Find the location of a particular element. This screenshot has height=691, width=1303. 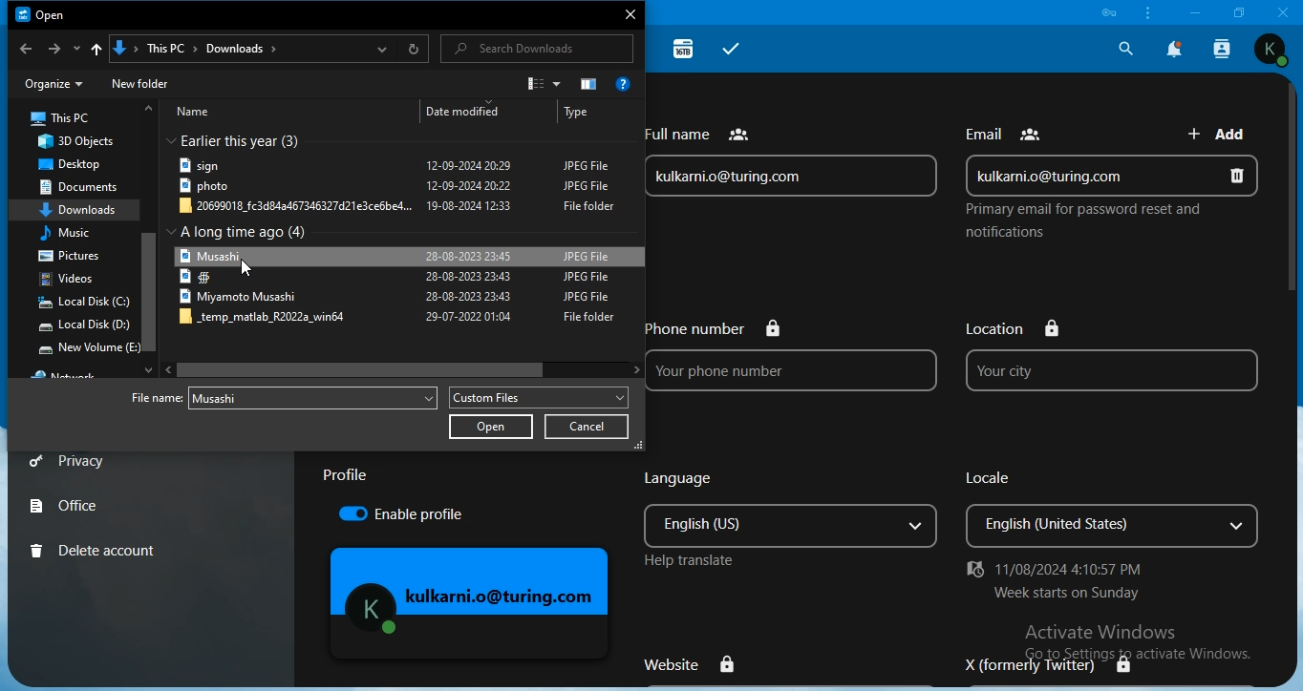

website is located at coordinates (698, 663).